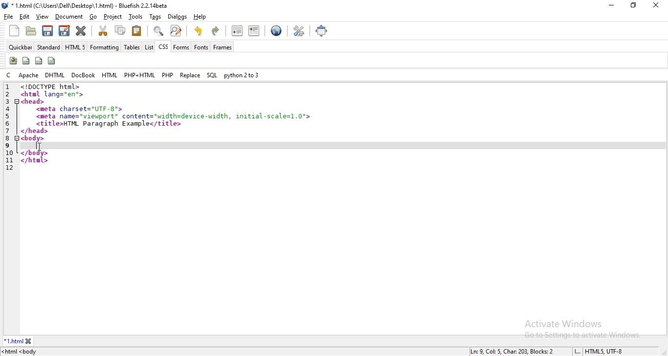 The width and height of the screenshot is (668, 356). Describe the element at coordinates (81, 31) in the screenshot. I see `close current file` at that location.